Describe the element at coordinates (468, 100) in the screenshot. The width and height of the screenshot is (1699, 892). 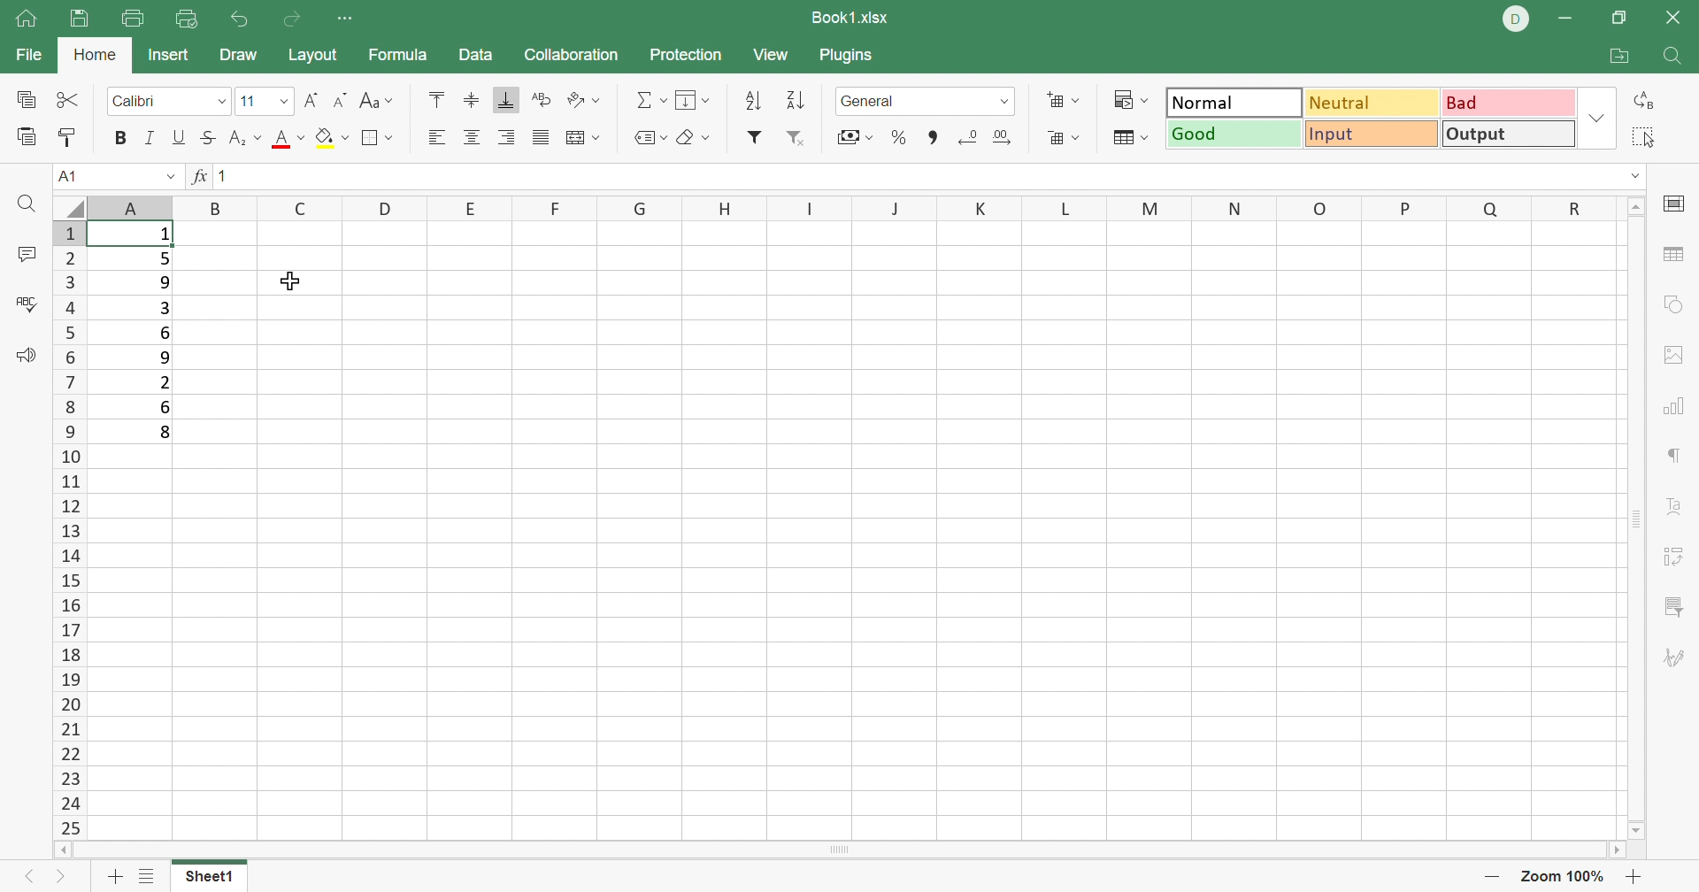
I see `Align Middle` at that location.